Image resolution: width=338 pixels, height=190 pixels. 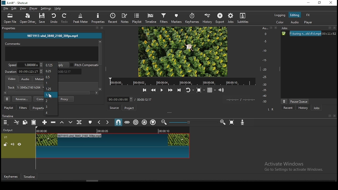 I want to click on copy, so click(x=25, y=122).